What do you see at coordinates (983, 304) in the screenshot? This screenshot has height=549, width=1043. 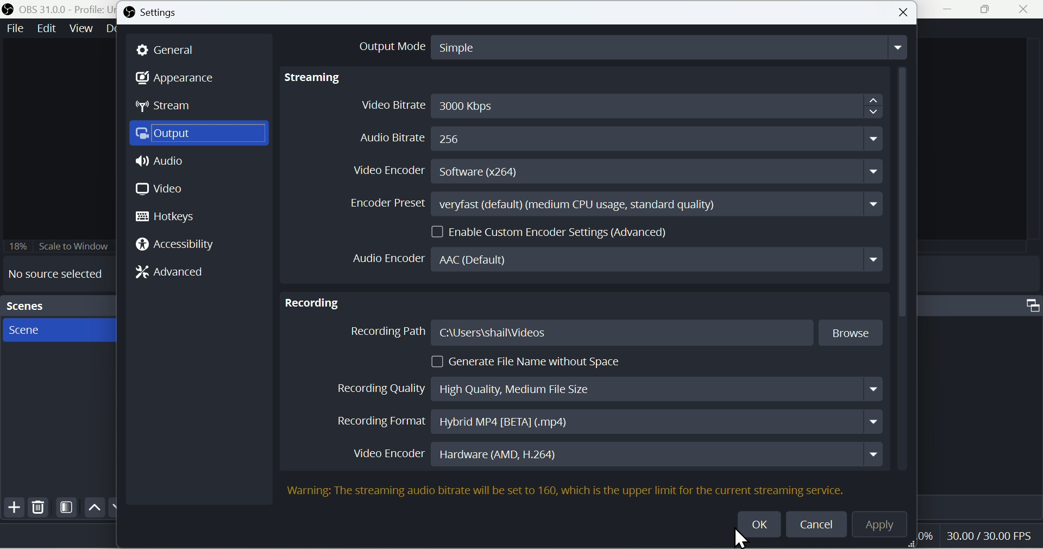 I see `Audio mixer` at bounding box center [983, 304].